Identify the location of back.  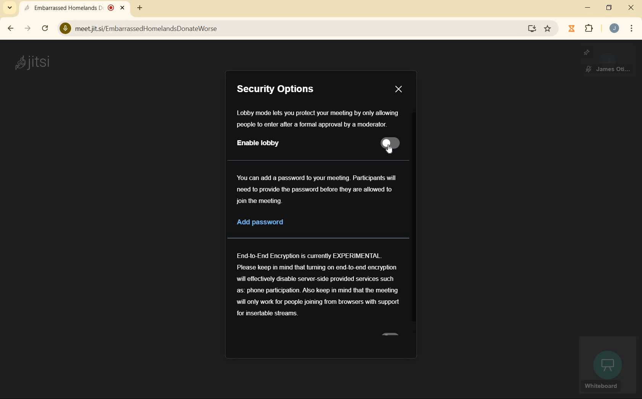
(9, 29).